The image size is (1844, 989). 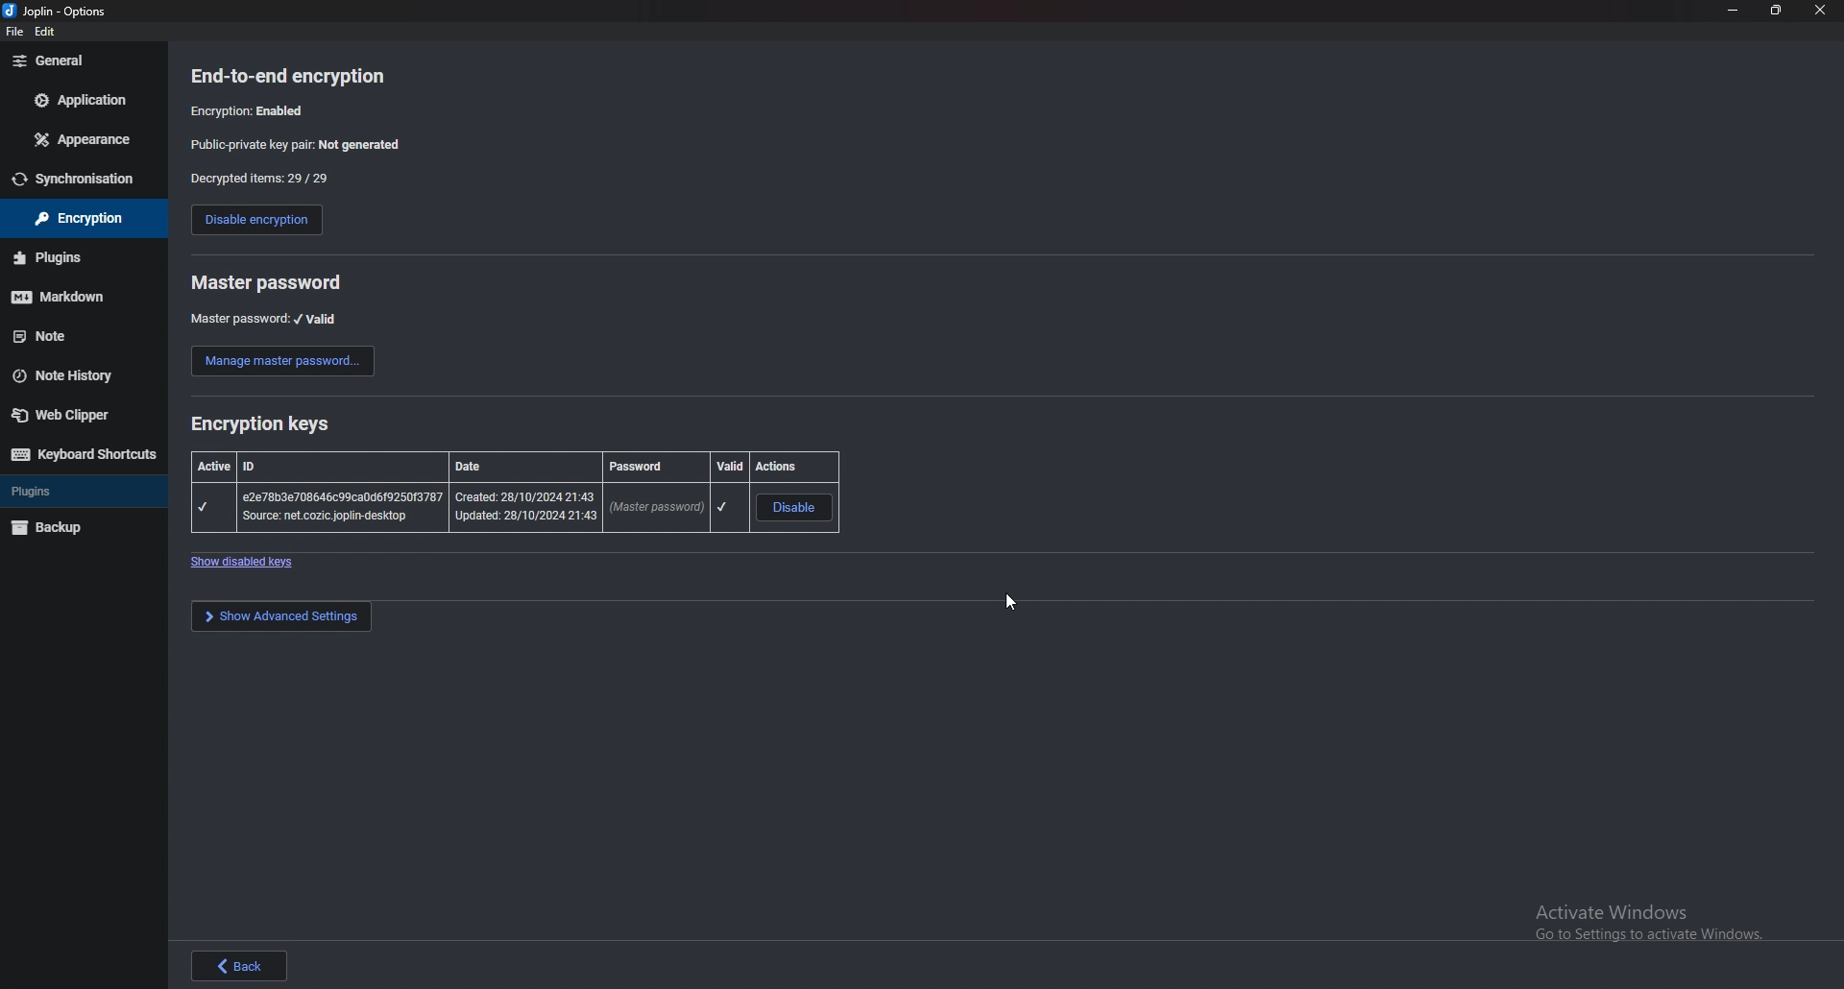 I want to click on manage master password, so click(x=281, y=360).